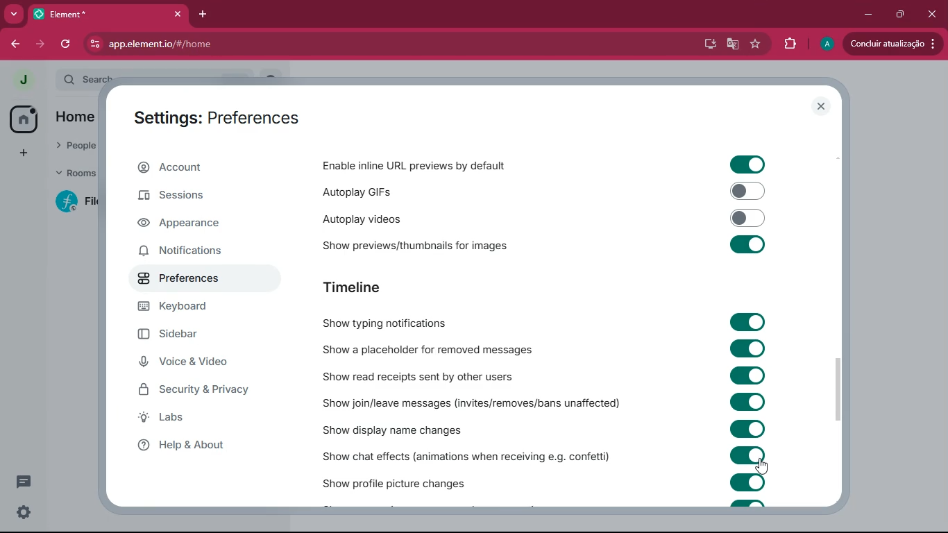  Describe the element at coordinates (748, 401) in the screenshot. I see `toggle on/off` at that location.